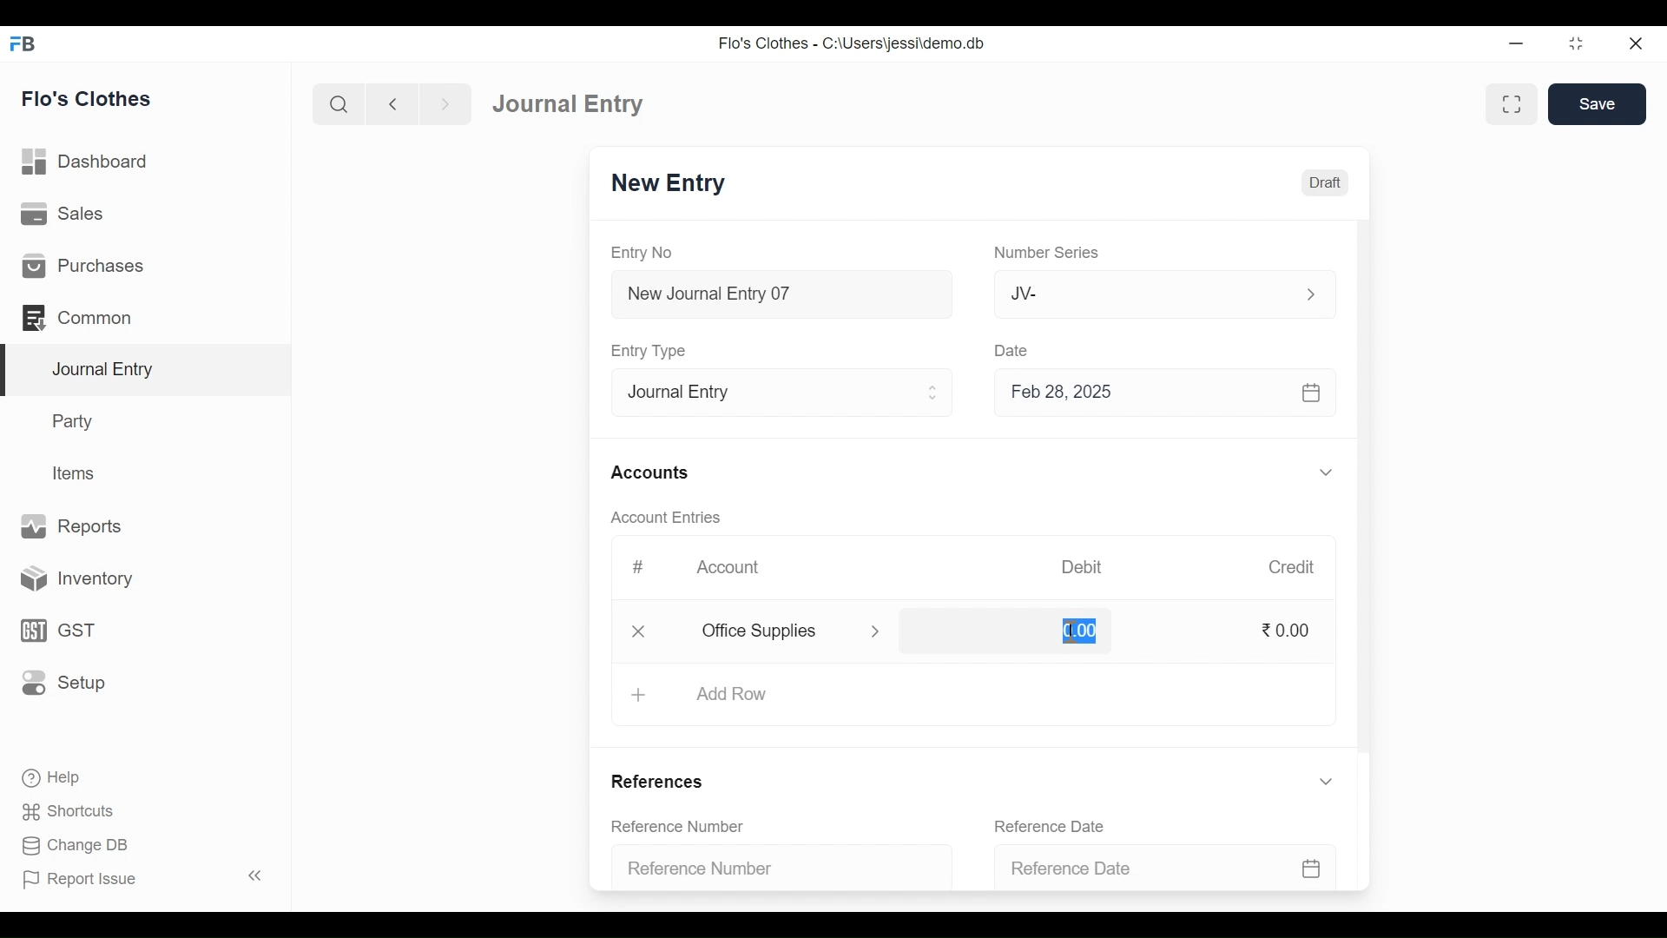 Image resolution: width=1667 pixels, height=938 pixels. Describe the element at coordinates (1005, 627) in the screenshot. I see `0.00` at that location.